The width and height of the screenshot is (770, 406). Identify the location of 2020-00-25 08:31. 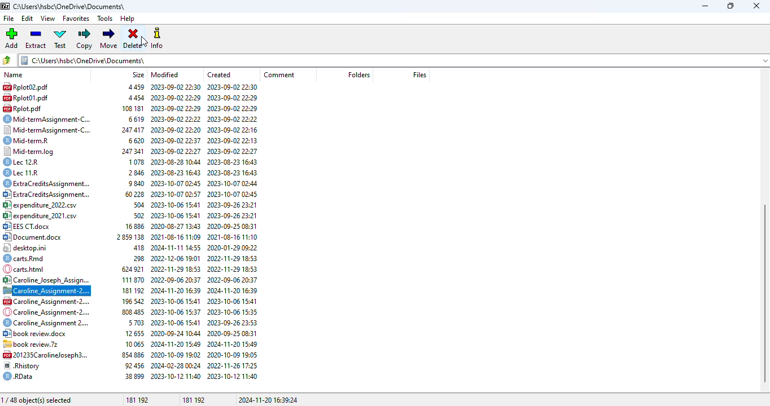
(233, 332).